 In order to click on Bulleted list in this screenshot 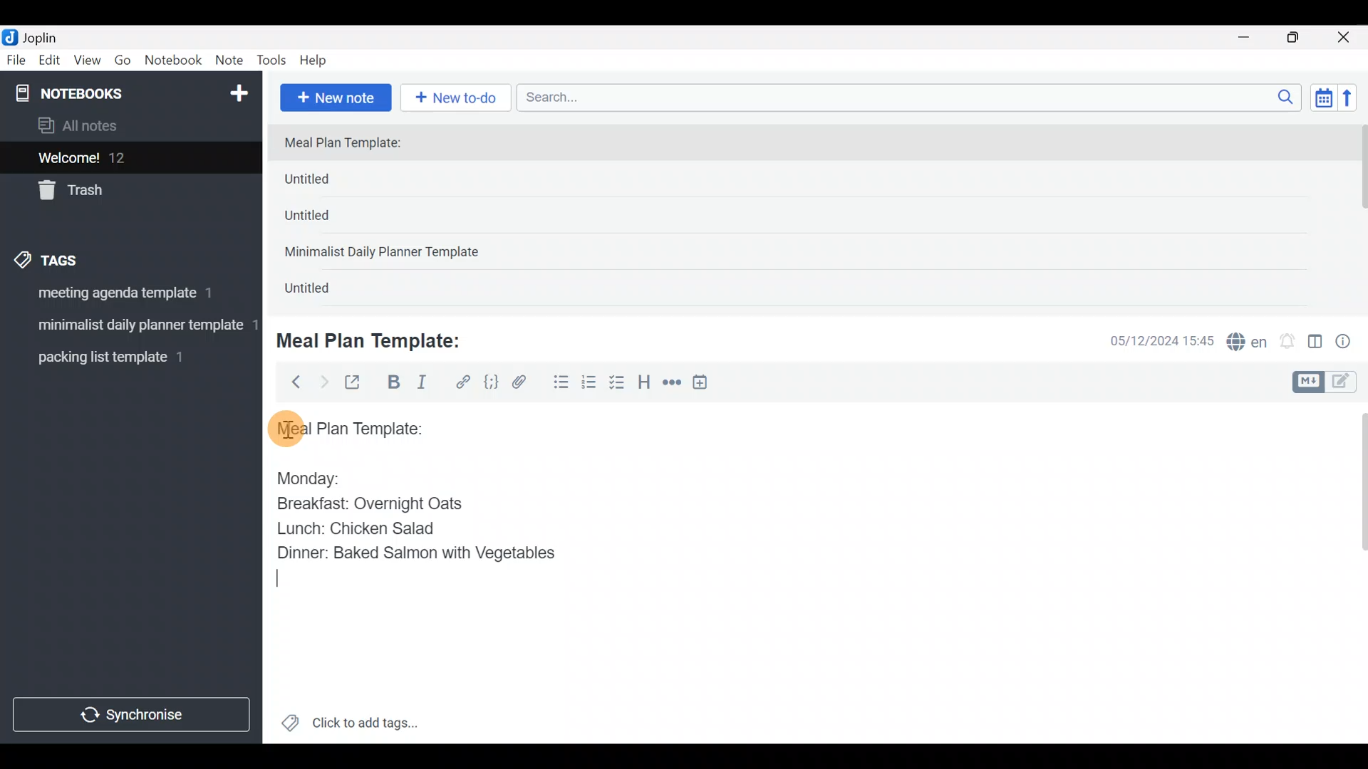, I will do `click(558, 383)`.